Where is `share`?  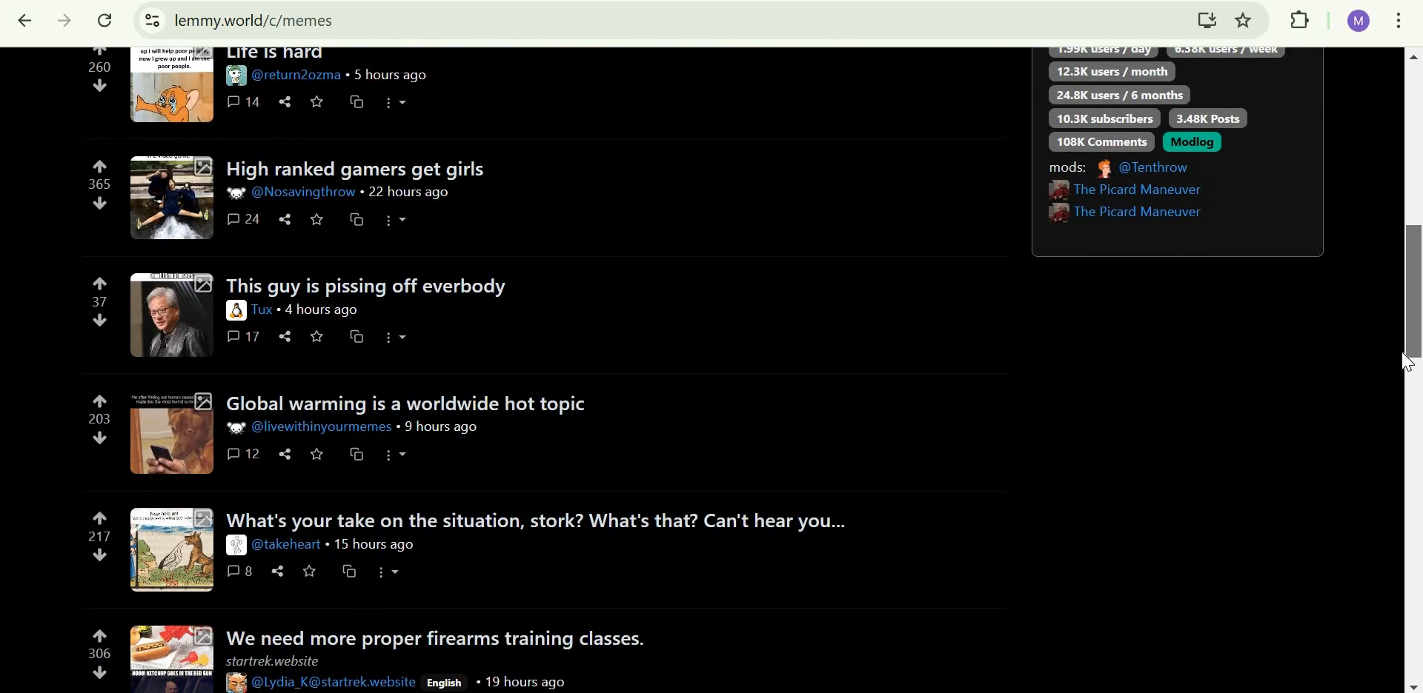 share is located at coordinates (288, 218).